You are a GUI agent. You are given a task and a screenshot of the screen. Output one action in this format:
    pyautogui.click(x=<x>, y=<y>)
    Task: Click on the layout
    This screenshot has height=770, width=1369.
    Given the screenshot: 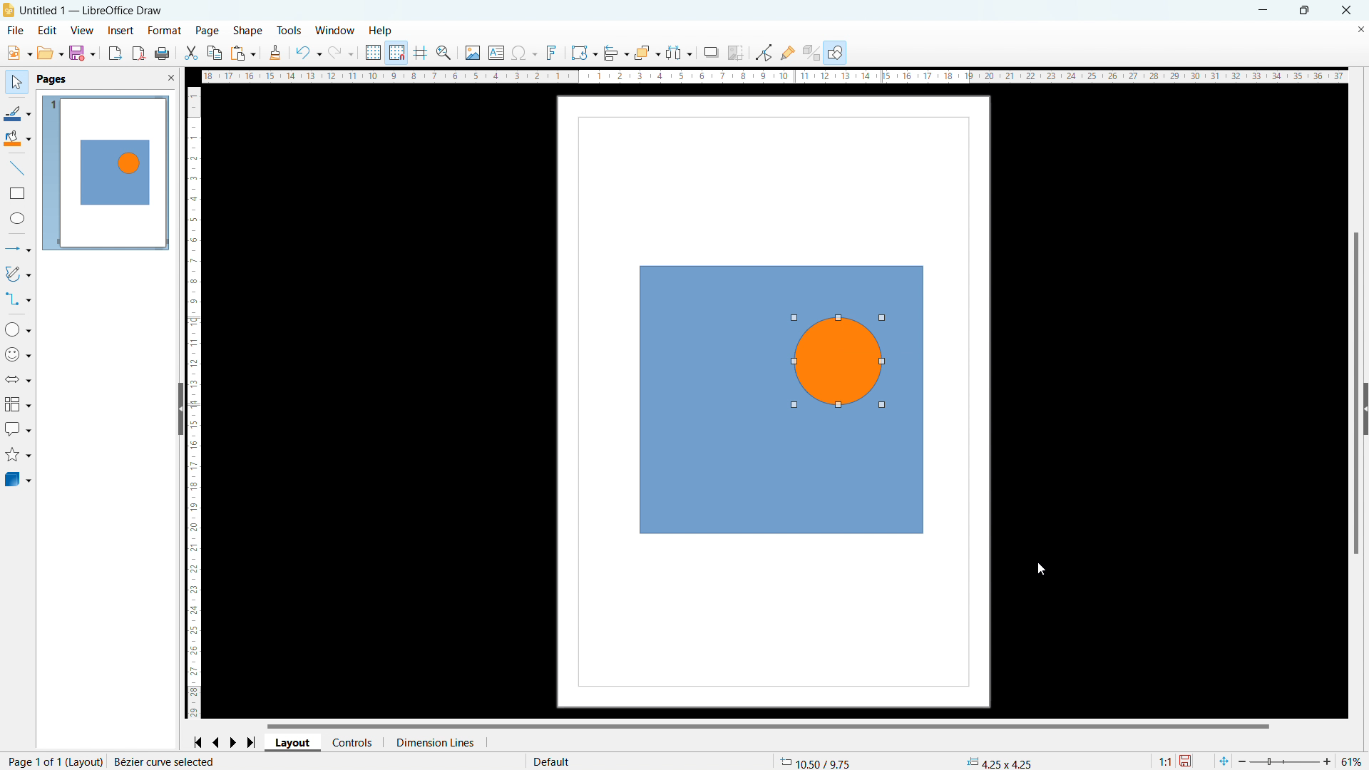 What is the action you would take?
    pyautogui.click(x=292, y=743)
    